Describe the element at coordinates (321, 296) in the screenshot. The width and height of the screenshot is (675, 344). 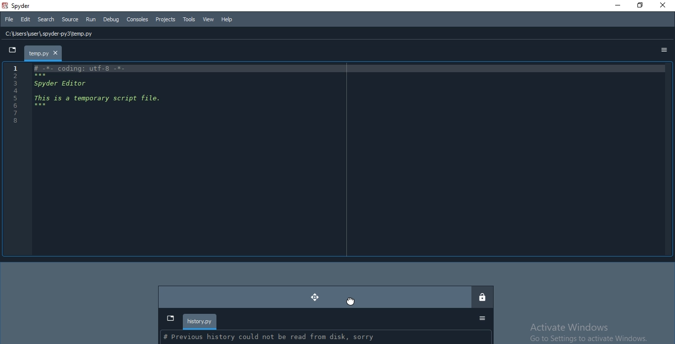
I see `moved dock` at that location.